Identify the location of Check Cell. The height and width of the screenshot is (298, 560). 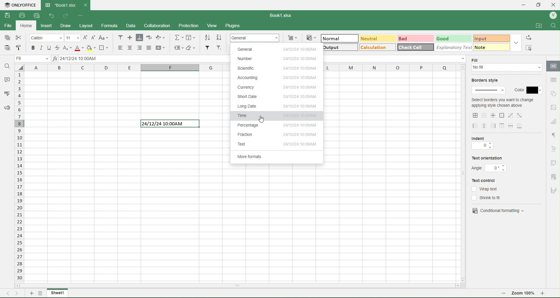
(411, 48).